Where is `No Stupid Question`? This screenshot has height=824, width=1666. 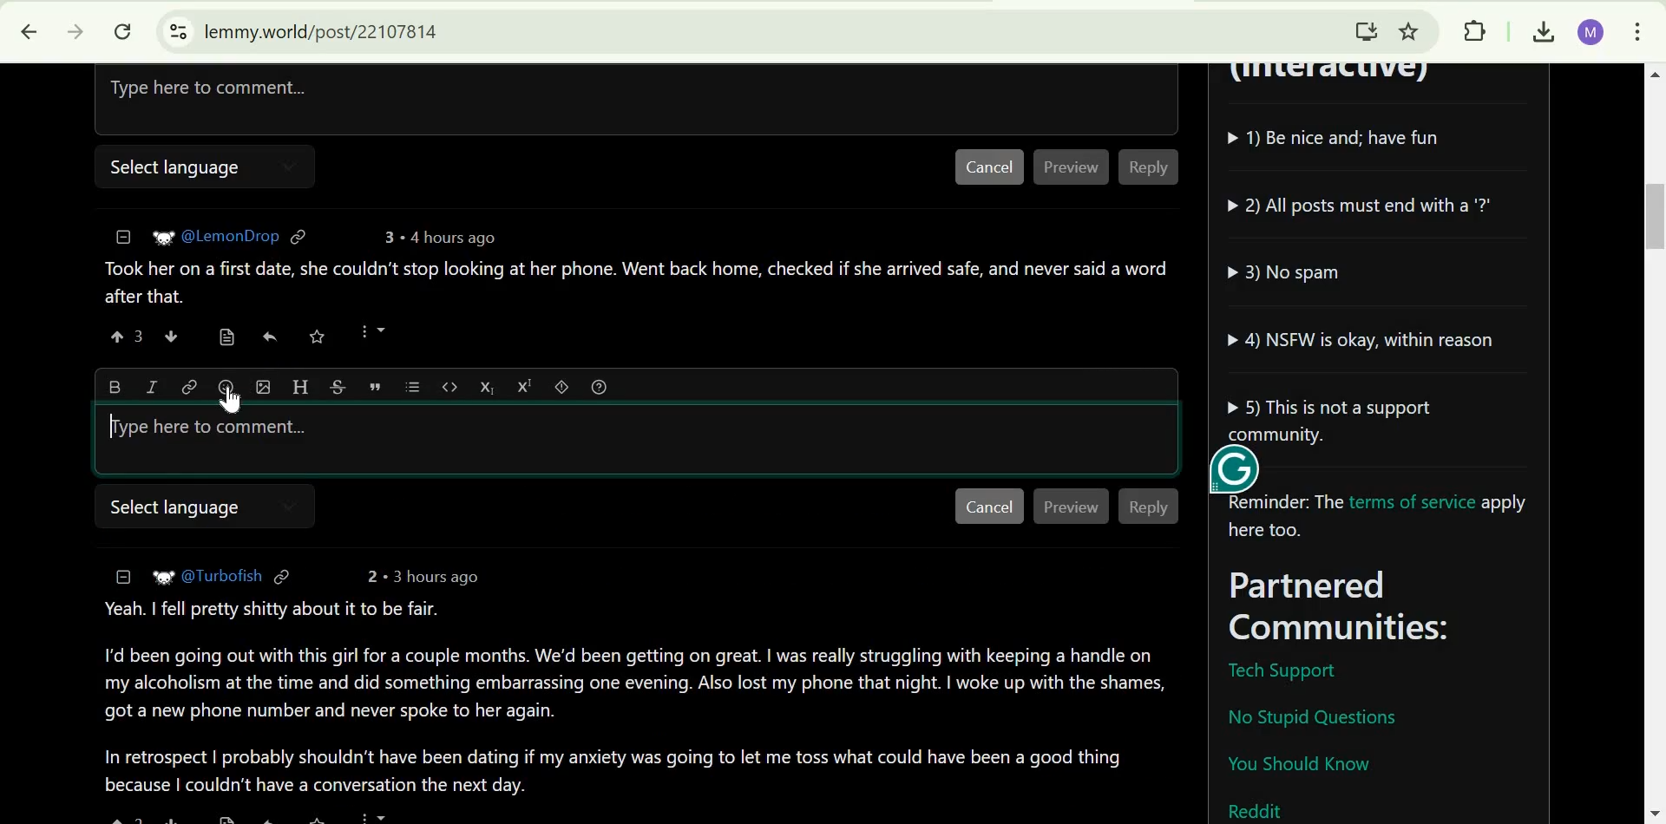 No Stupid Question is located at coordinates (1320, 716).